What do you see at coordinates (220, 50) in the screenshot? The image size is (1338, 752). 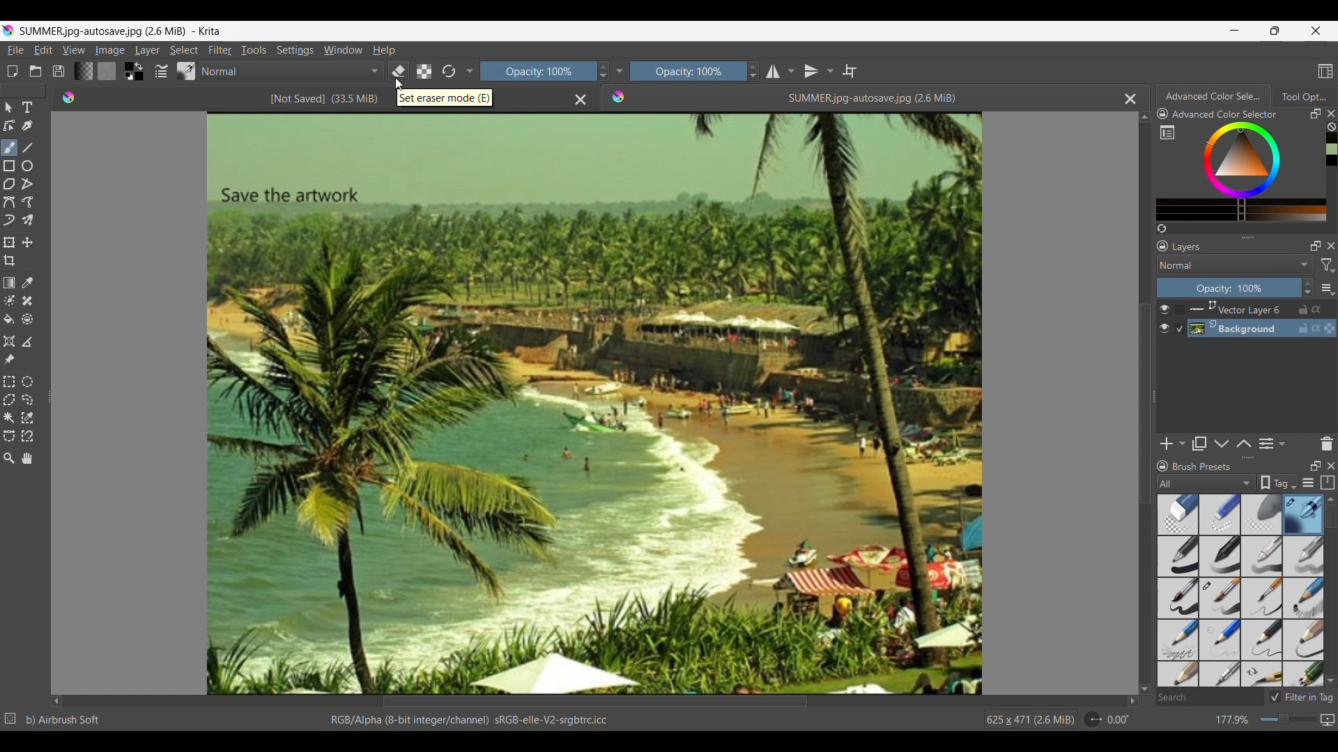 I see `Filter` at bounding box center [220, 50].